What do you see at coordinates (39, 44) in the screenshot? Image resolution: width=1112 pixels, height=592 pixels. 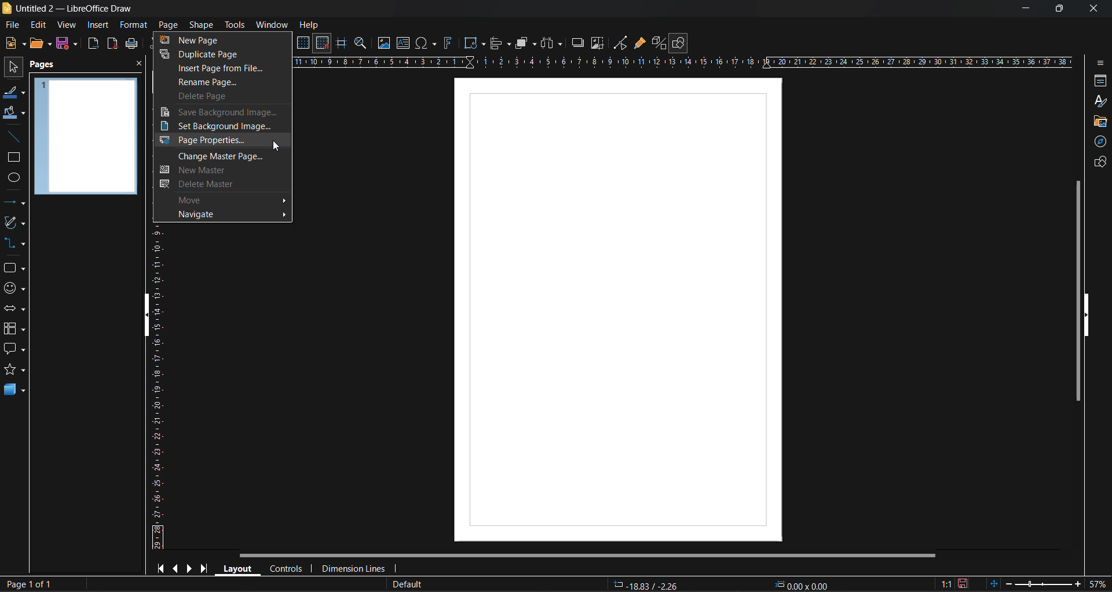 I see `open` at bounding box center [39, 44].